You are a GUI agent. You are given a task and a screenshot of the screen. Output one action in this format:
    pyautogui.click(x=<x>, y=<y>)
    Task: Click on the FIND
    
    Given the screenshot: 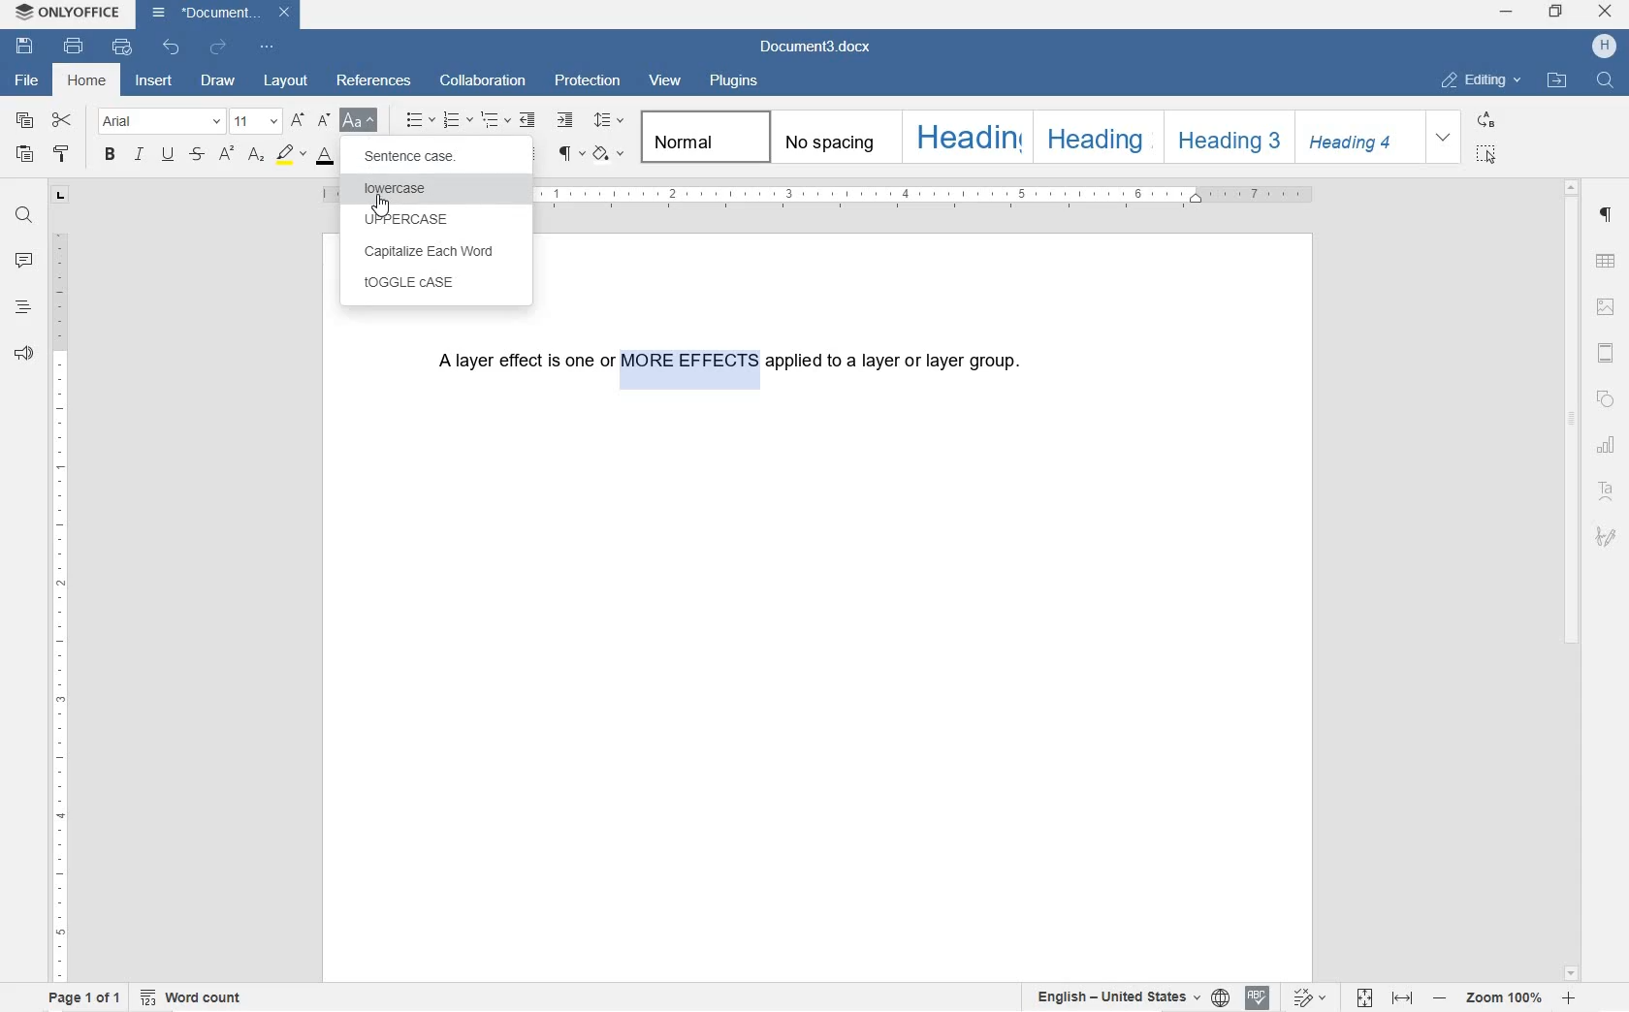 What is the action you would take?
    pyautogui.click(x=1604, y=79)
    